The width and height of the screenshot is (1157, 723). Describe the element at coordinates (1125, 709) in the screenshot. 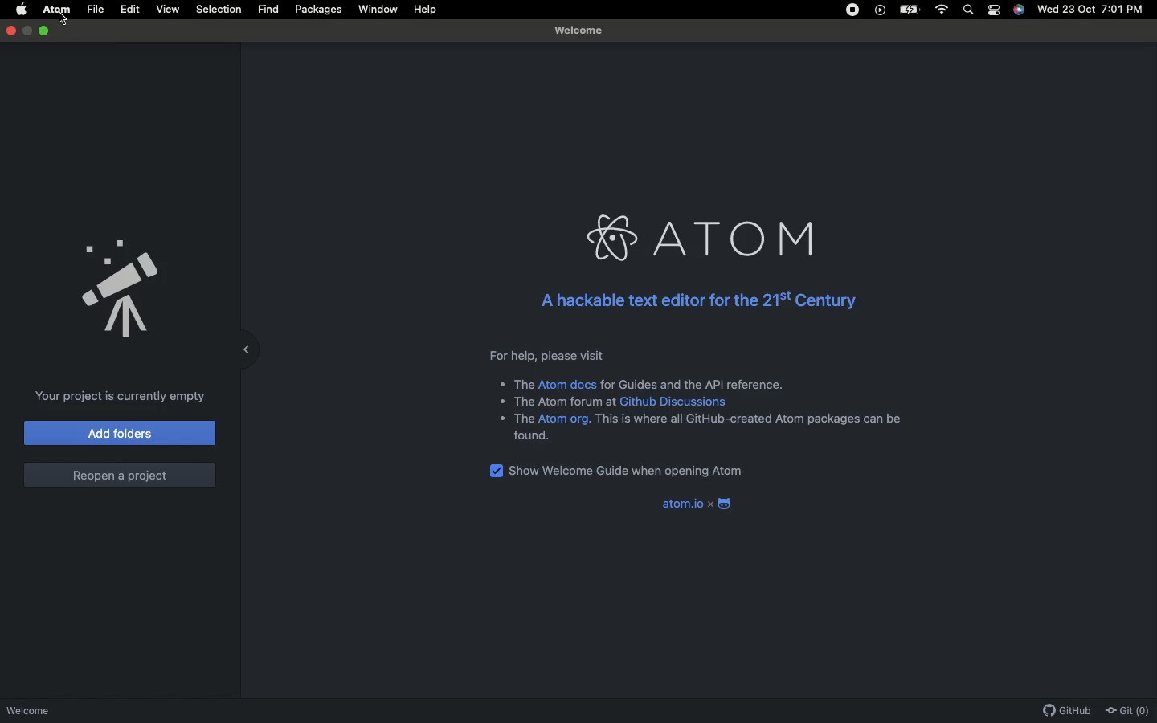

I see `Git(0)` at that location.